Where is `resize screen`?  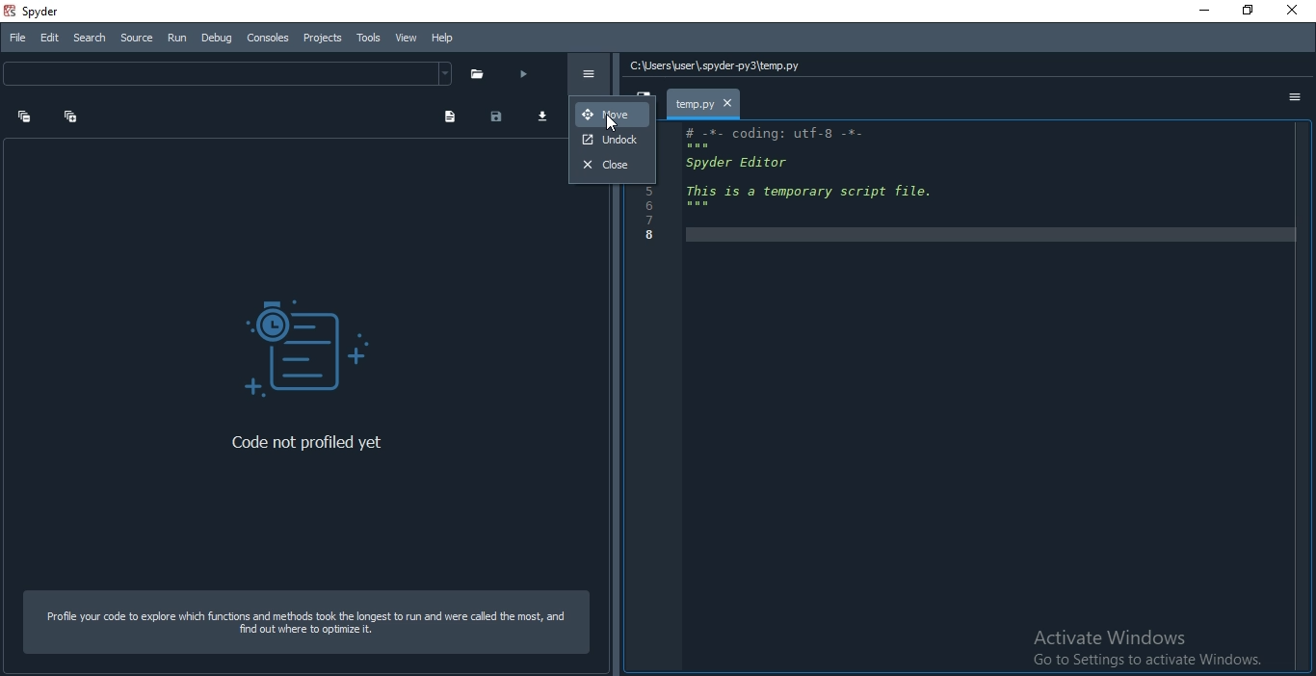
resize screen is located at coordinates (1246, 11).